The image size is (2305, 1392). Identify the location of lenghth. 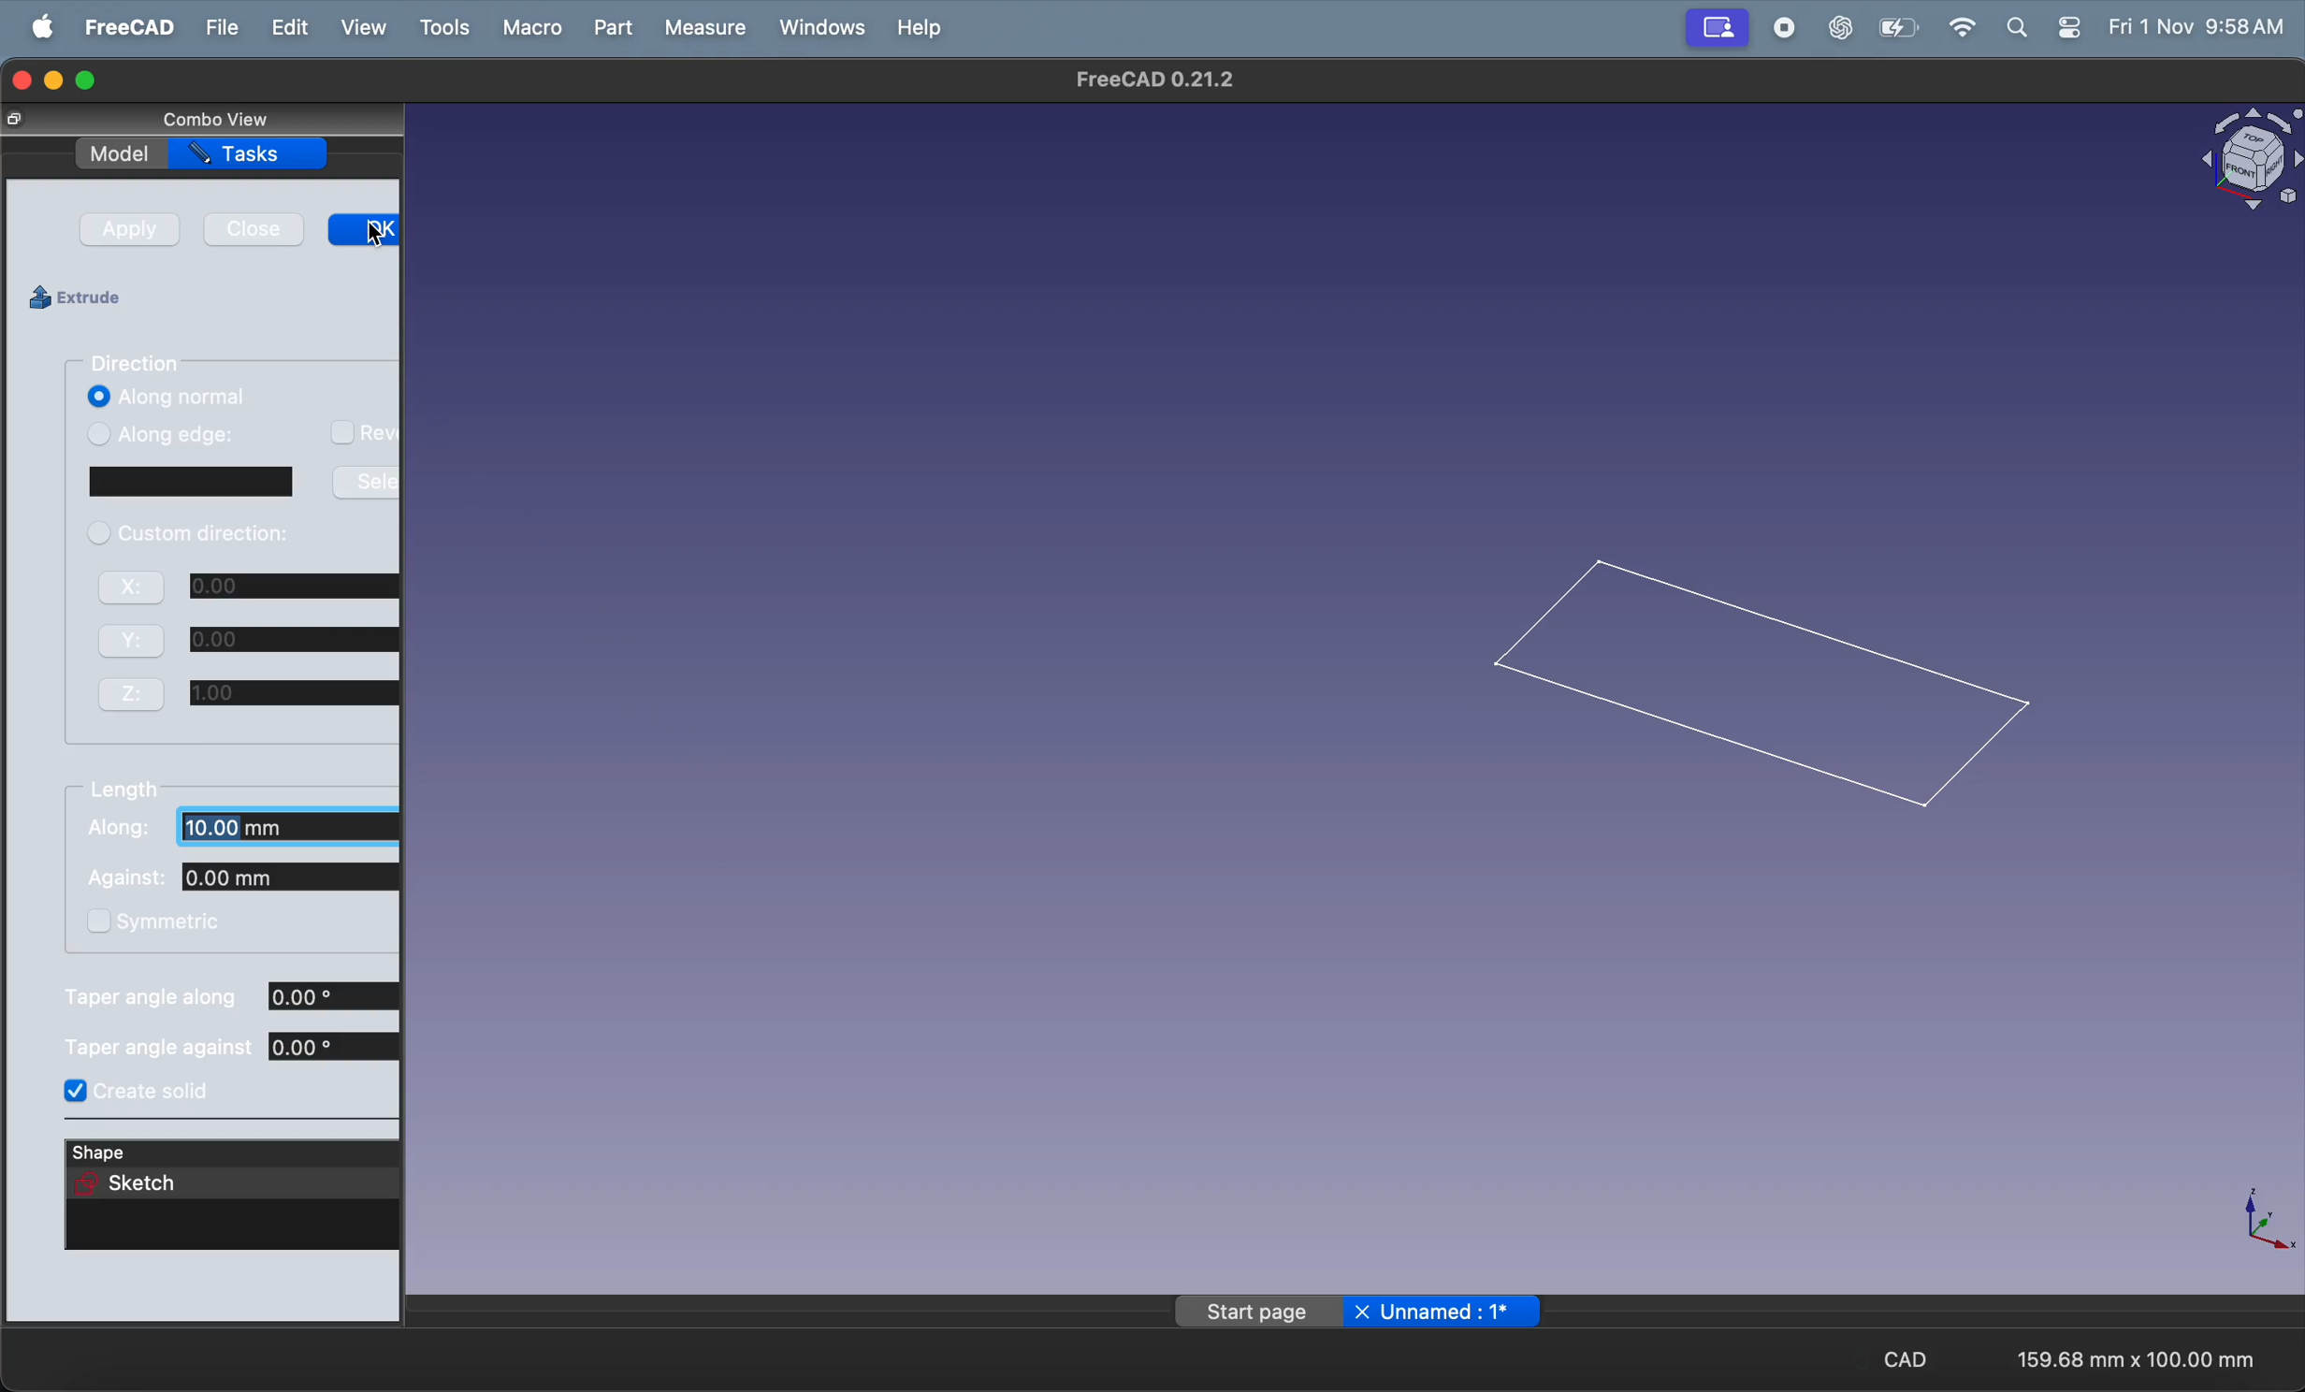
(138, 791).